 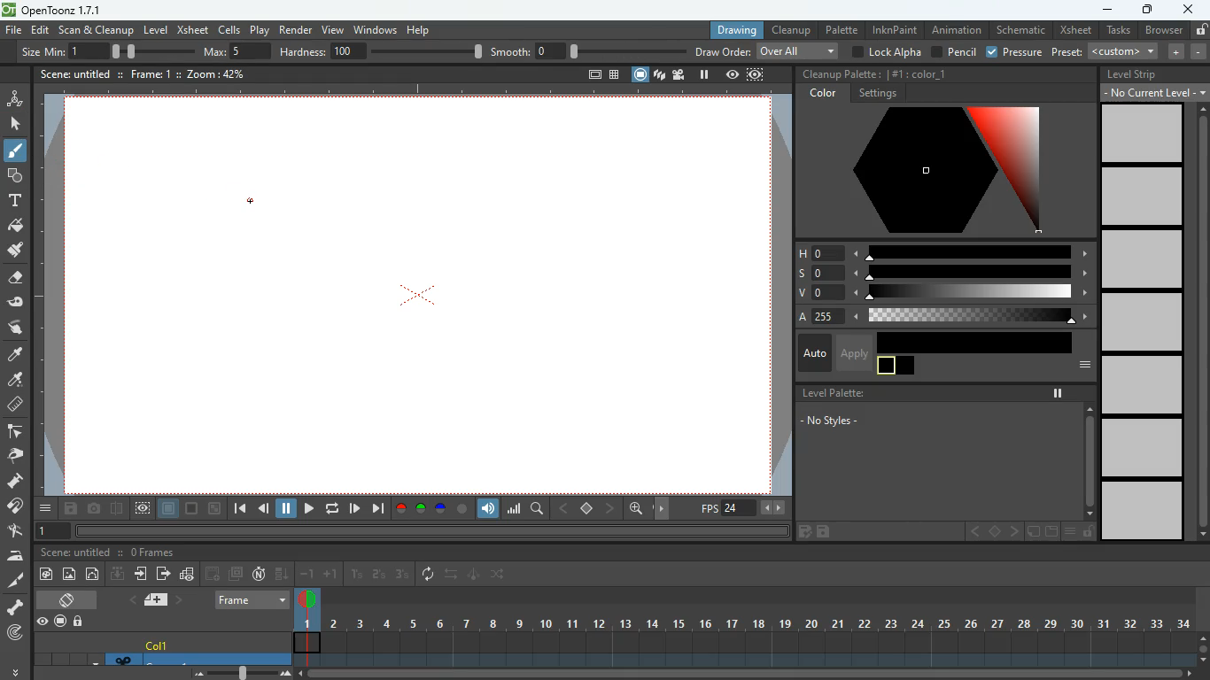 What do you see at coordinates (767, 50) in the screenshot?
I see `draw order` at bounding box center [767, 50].